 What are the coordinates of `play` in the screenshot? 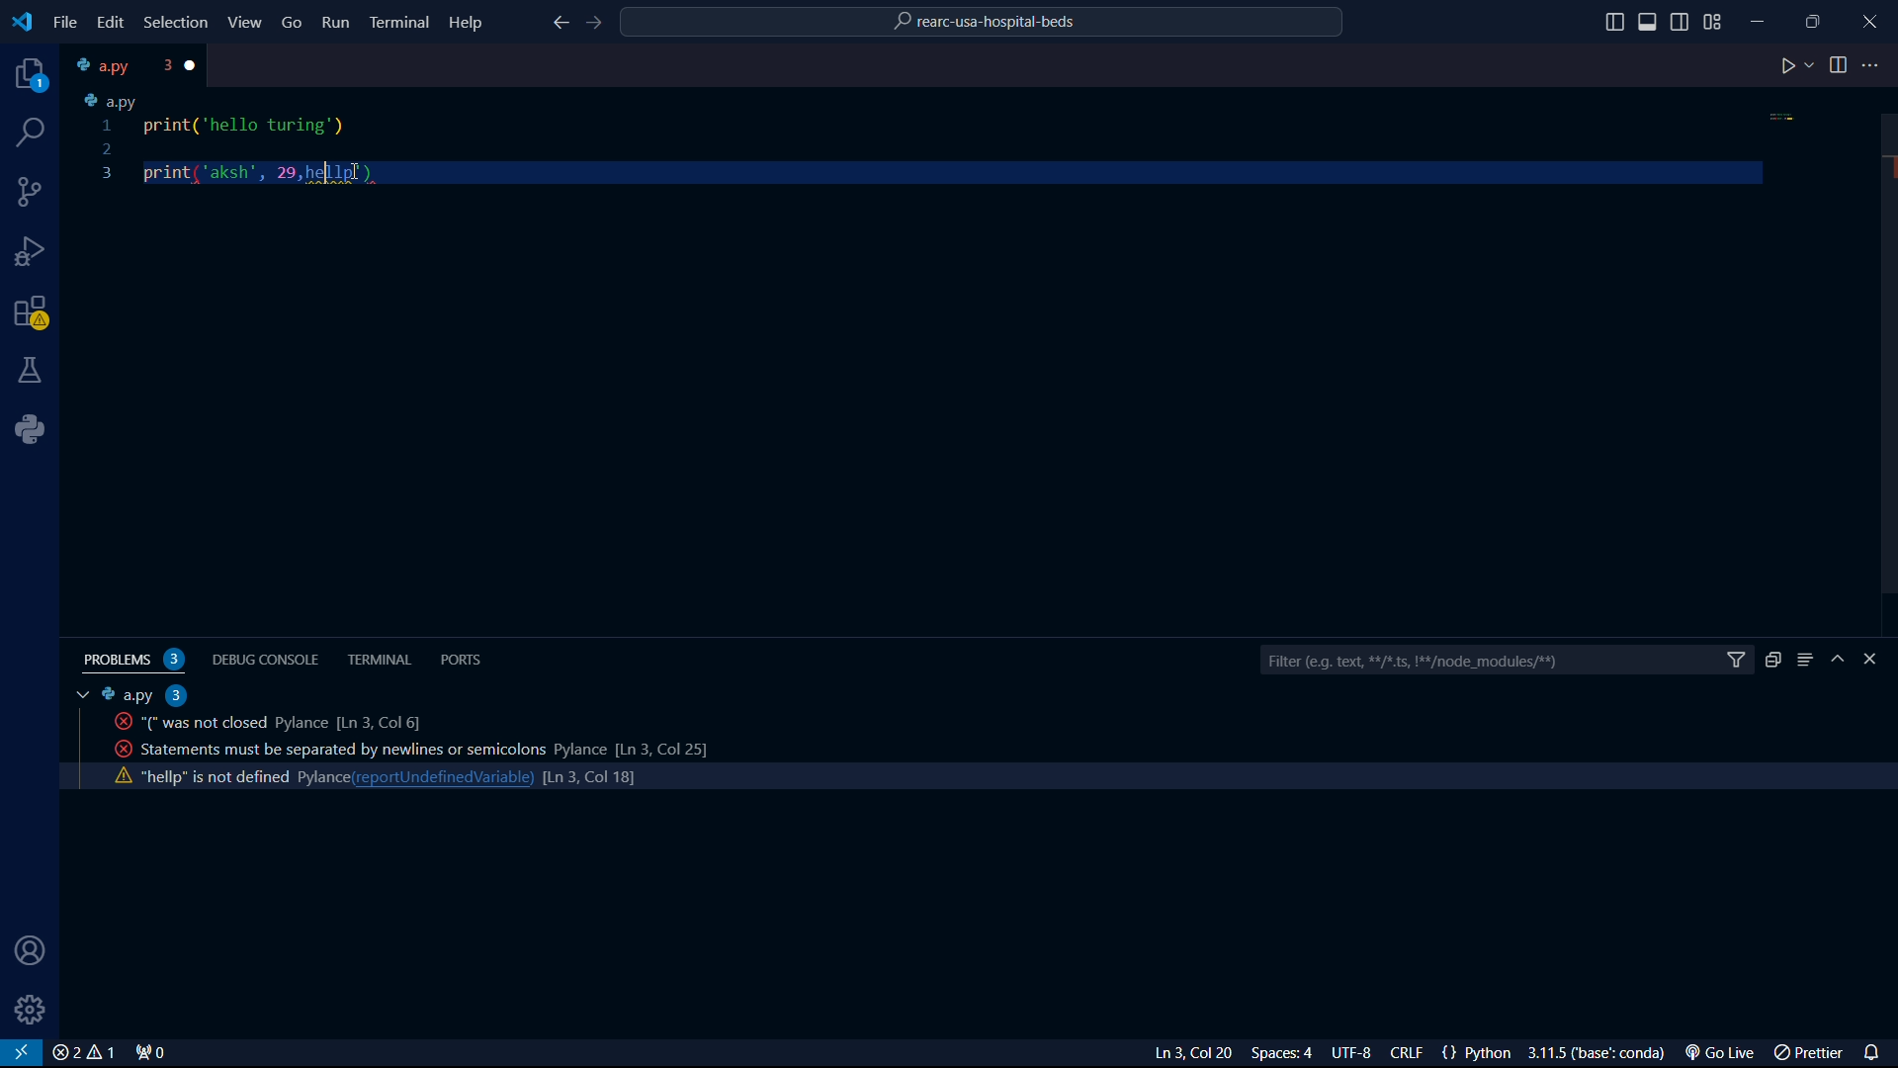 It's located at (1796, 67).